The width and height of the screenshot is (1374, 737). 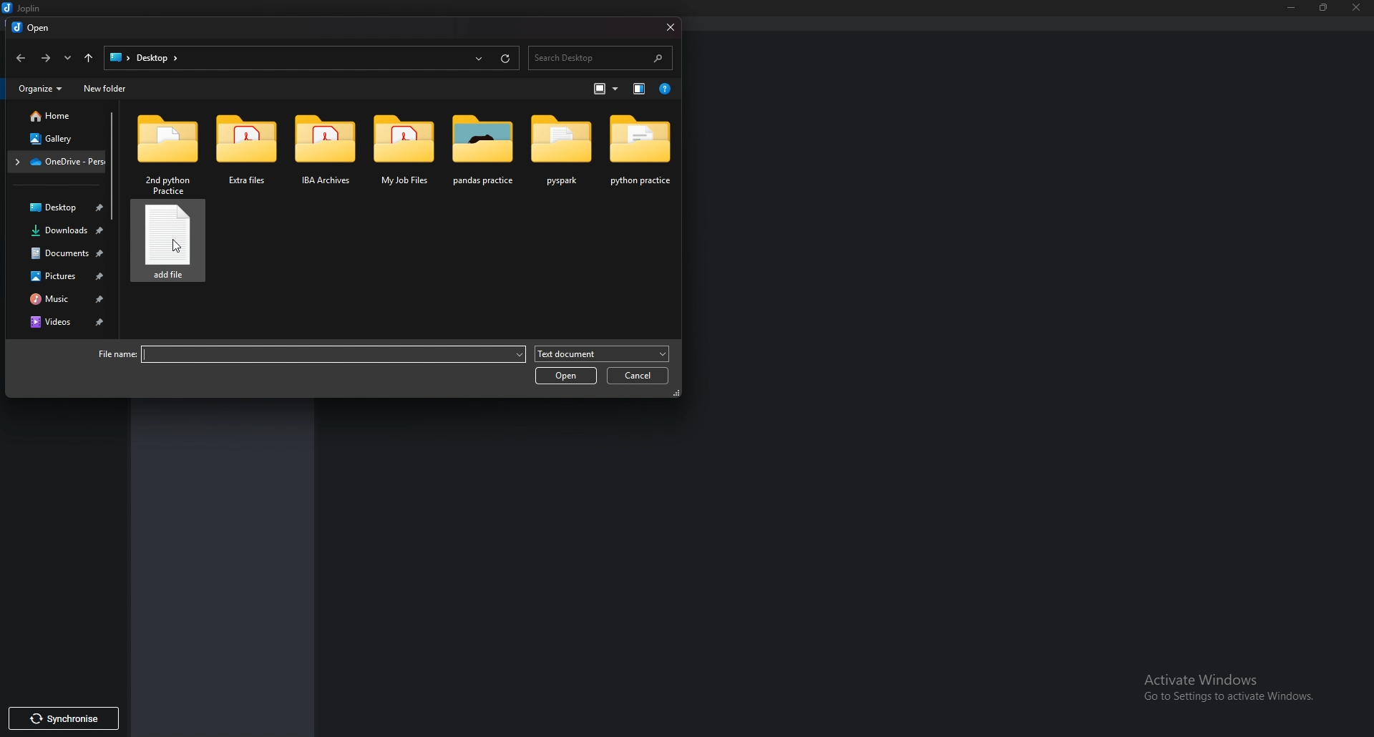 I want to click on Gallery, so click(x=54, y=140).